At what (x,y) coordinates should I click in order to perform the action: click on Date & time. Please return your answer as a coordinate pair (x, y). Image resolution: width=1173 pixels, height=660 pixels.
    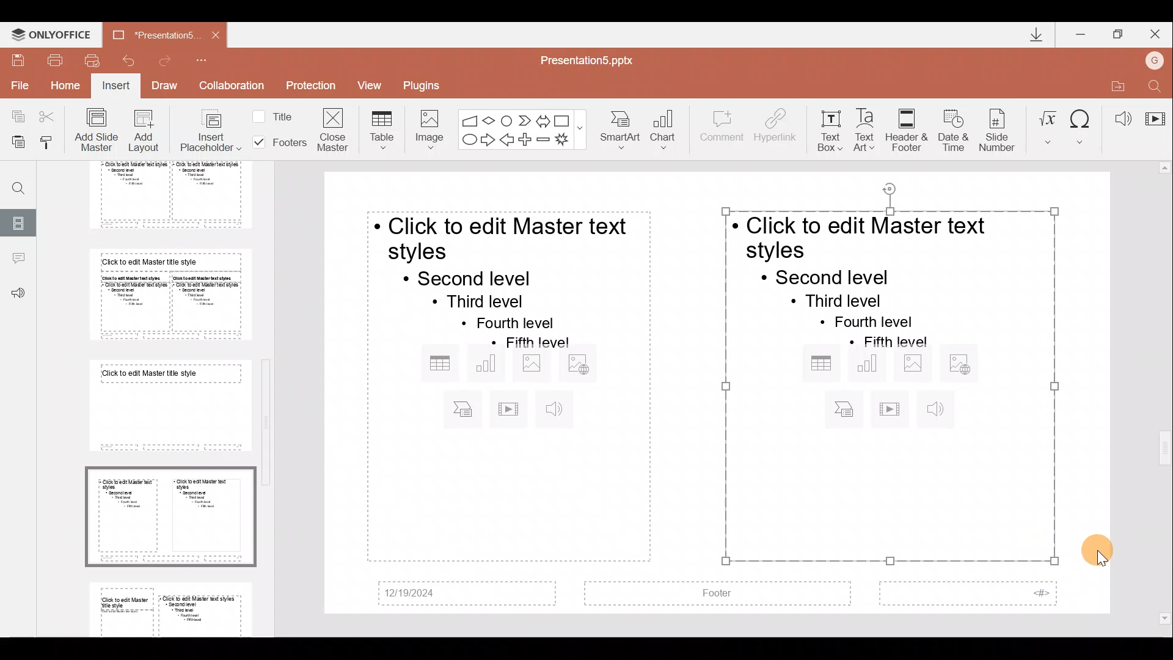
    Looking at the image, I should click on (951, 128).